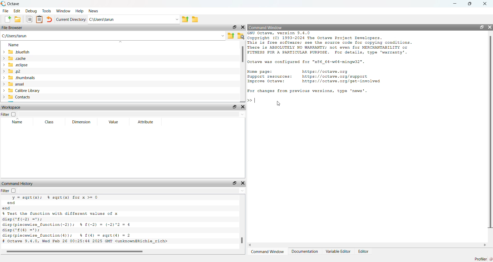  What do you see at coordinates (233, 27) in the screenshot?
I see `Miniimize/restore` at bounding box center [233, 27].